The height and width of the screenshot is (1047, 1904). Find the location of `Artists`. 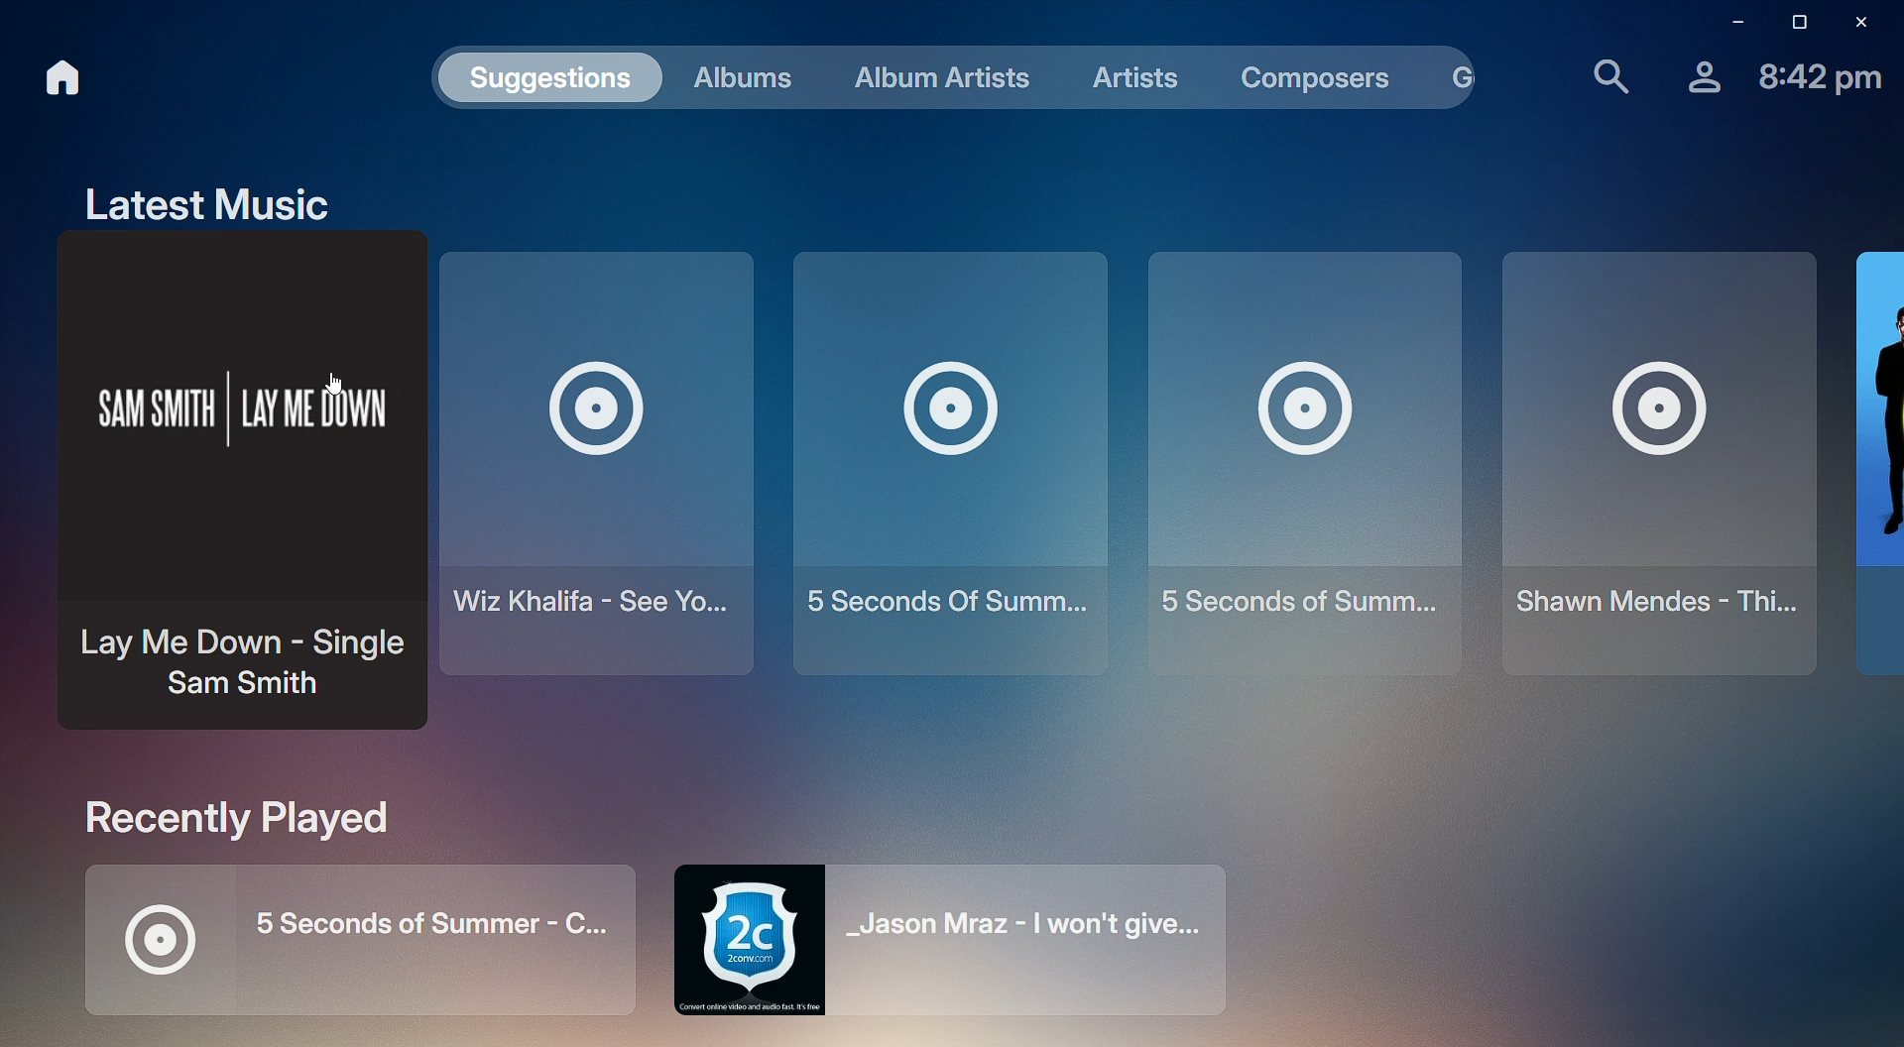

Artists is located at coordinates (1127, 78).